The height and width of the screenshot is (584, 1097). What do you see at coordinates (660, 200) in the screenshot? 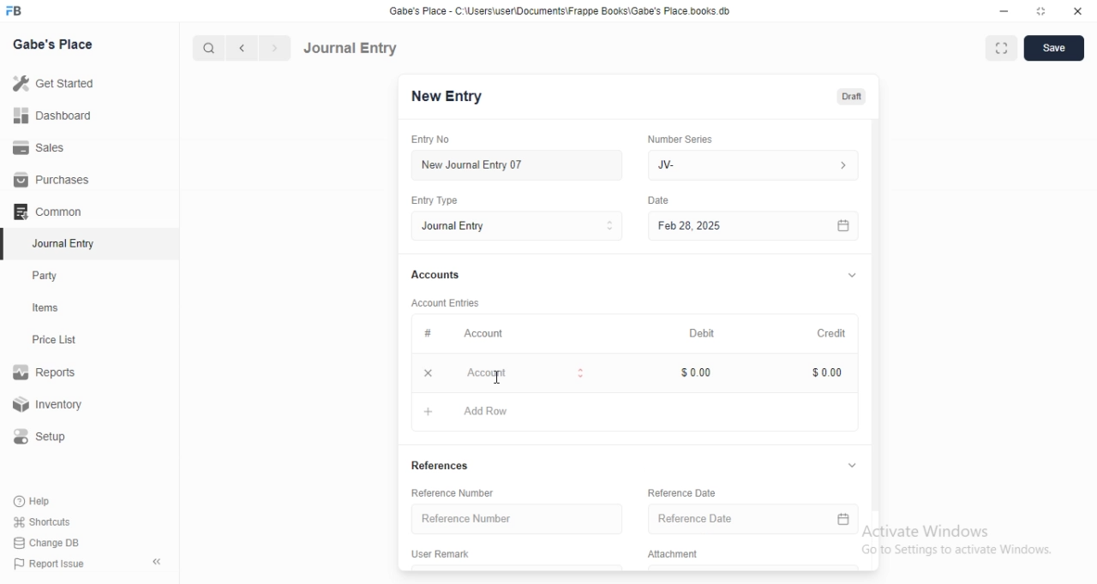
I see `Date` at bounding box center [660, 200].